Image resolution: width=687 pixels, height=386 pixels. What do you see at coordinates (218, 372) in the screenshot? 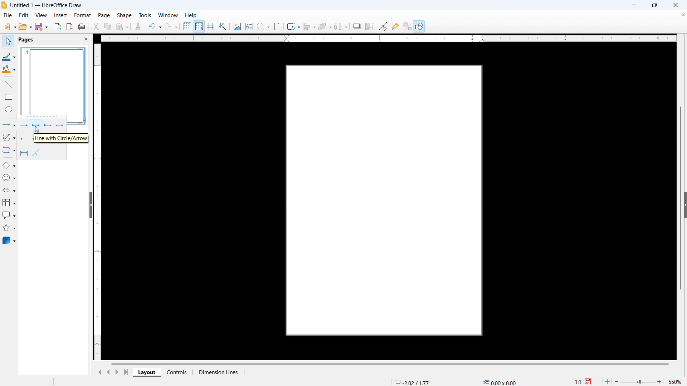
I see `Dimension lines ` at bounding box center [218, 372].